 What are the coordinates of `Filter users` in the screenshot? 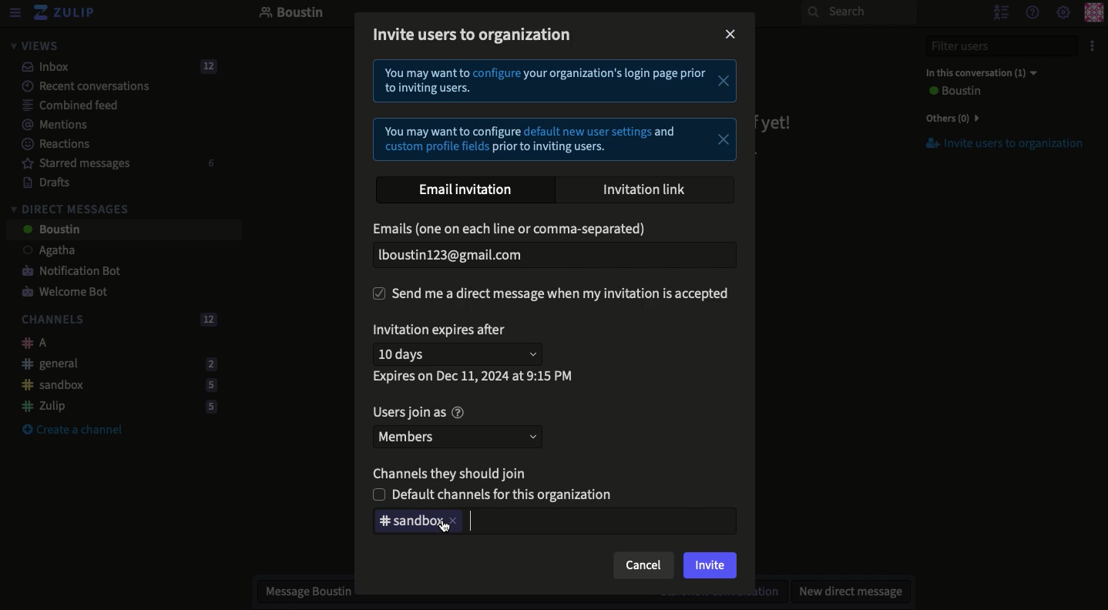 It's located at (992, 46).